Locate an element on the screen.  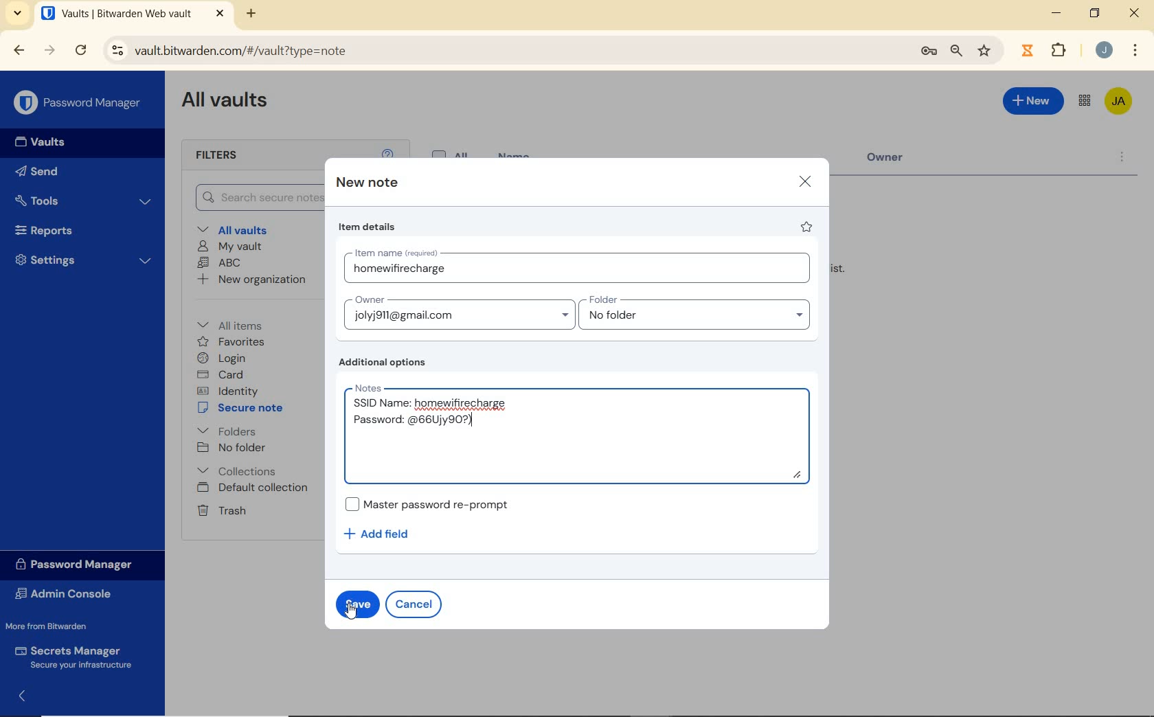
secure note is located at coordinates (243, 408).